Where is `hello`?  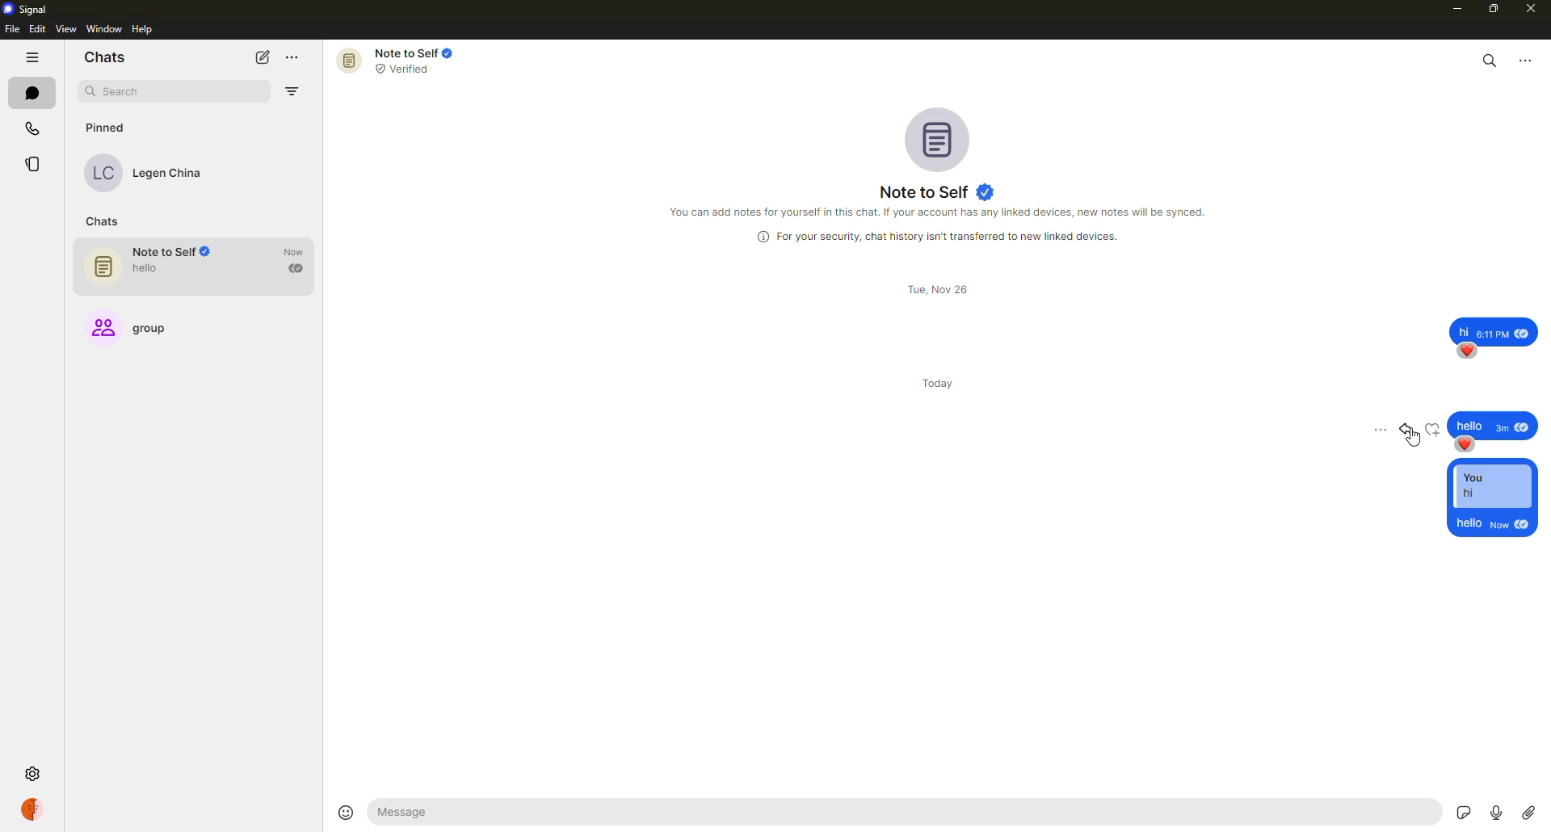 hello is located at coordinates (418, 812).